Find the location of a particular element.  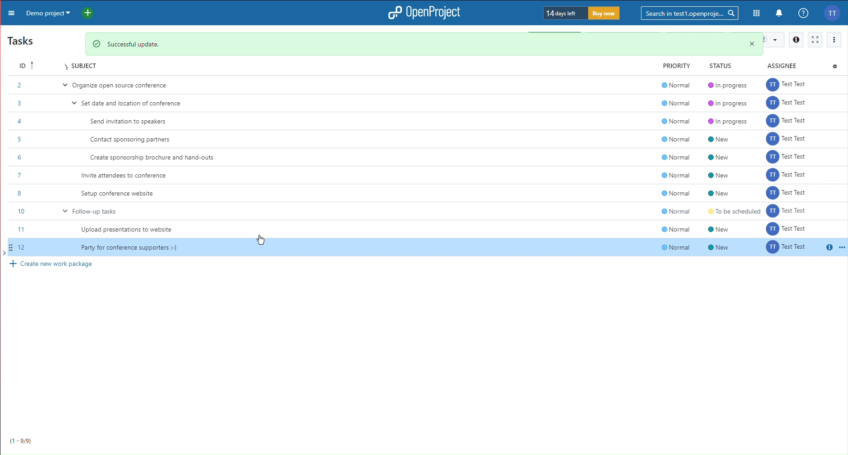

Settings is located at coordinates (834, 65).